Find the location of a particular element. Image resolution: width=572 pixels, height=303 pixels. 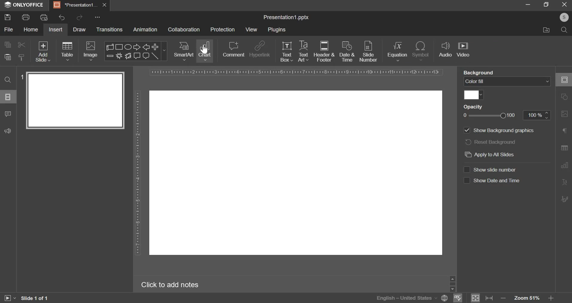

exit is located at coordinates (104, 4).